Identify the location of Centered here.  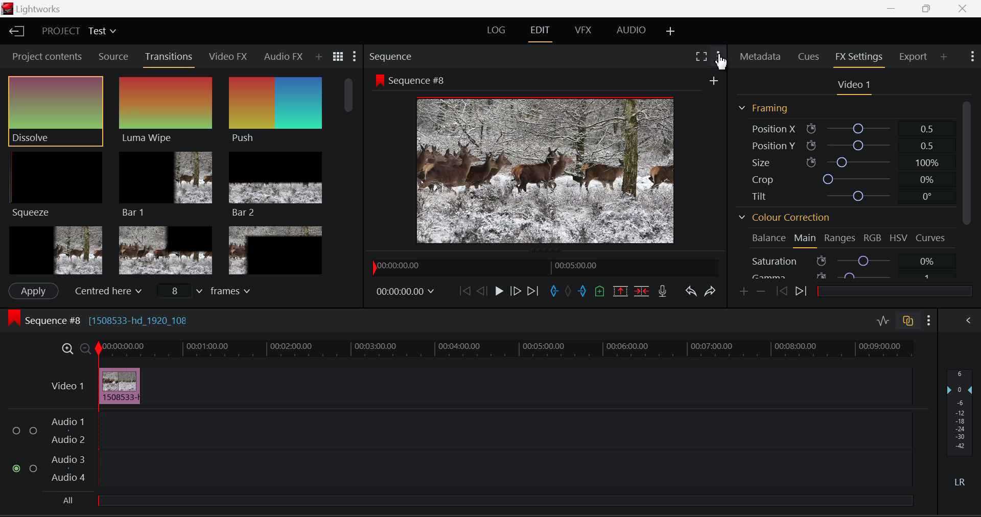
(106, 291).